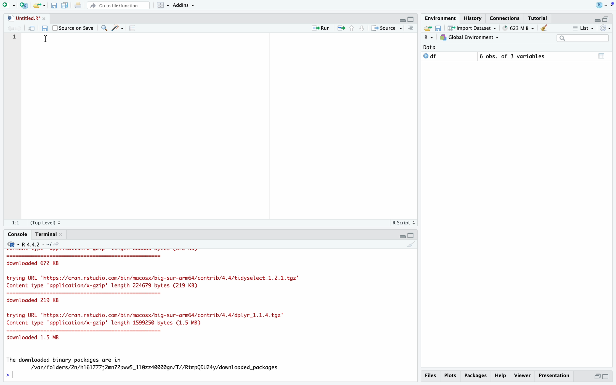 This screenshot has height=385, width=616. What do you see at coordinates (118, 28) in the screenshot?
I see `Code Tools` at bounding box center [118, 28].